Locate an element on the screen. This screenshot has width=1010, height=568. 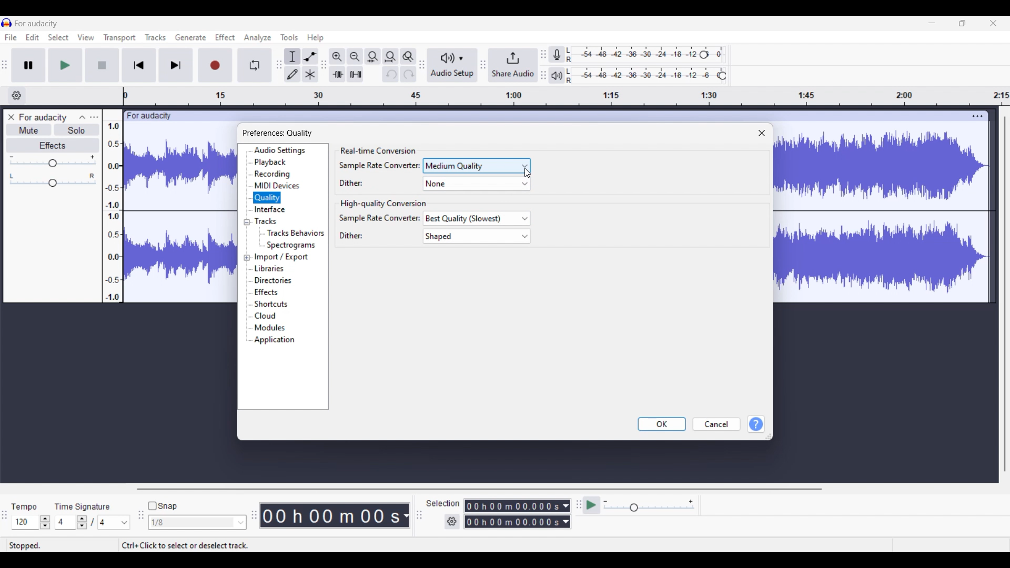
Minimize is located at coordinates (932, 23).